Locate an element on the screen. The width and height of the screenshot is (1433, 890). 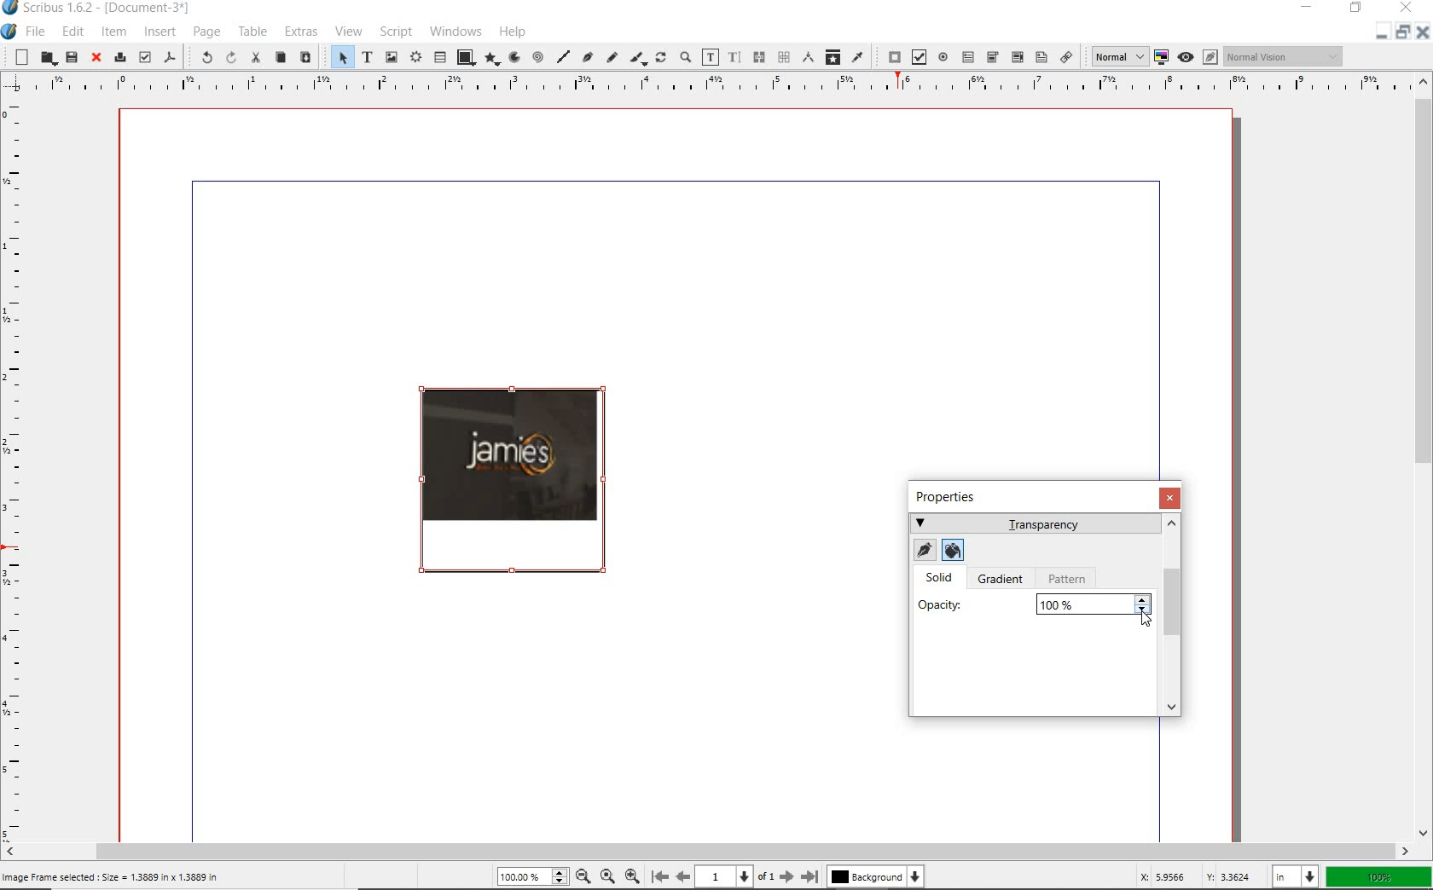
zoom factor is located at coordinates (1378, 876).